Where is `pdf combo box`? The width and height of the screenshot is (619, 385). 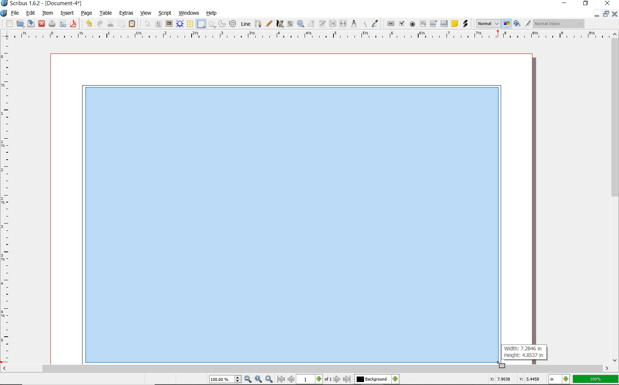
pdf combo box is located at coordinates (433, 23).